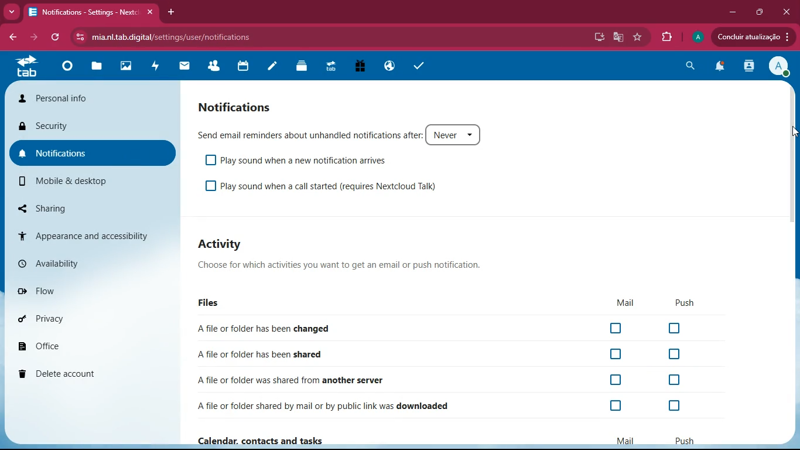 Image resolution: width=800 pixels, height=450 pixels. Describe the element at coordinates (616, 405) in the screenshot. I see `off` at that location.